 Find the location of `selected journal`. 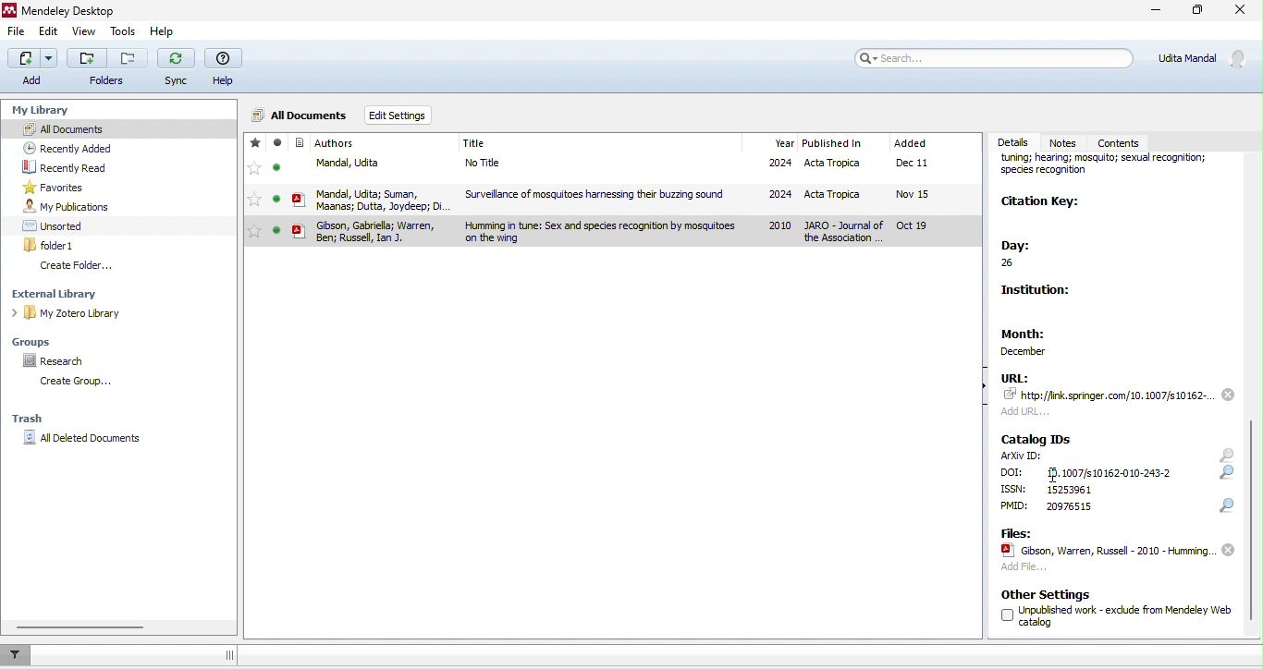

selected journal is located at coordinates (611, 232).